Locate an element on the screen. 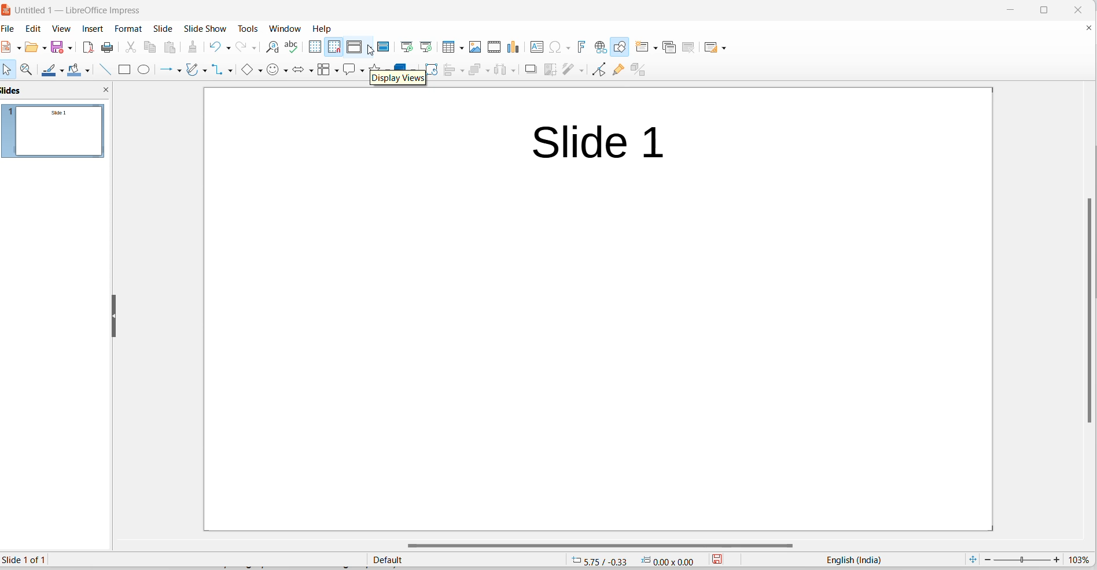 The image size is (1097, 570). show gluepoint functions is located at coordinates (620, 71).